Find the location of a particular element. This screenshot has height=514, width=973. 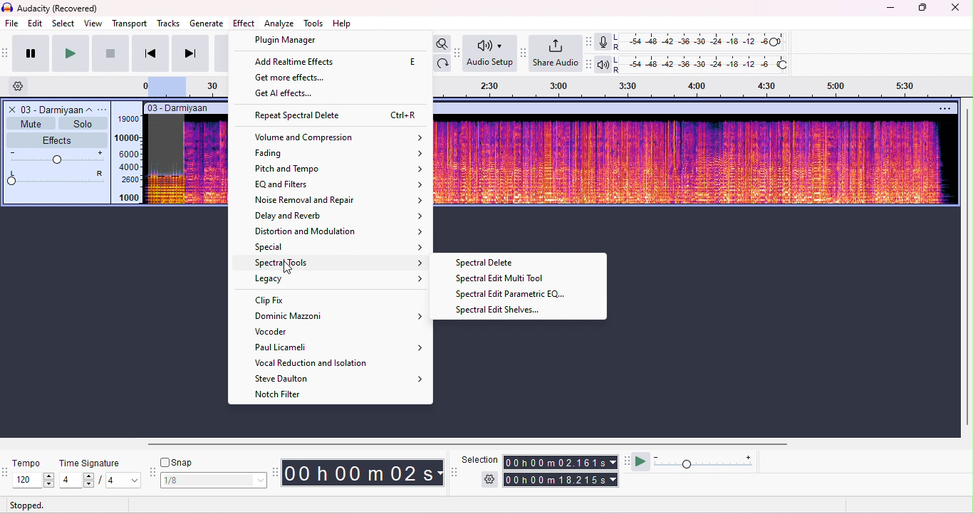

selection time is located at coordinates (562, 462).